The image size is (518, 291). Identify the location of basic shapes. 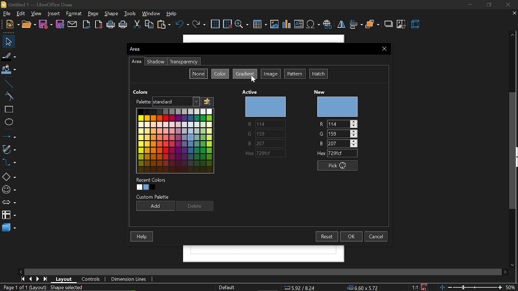
(9, 177).